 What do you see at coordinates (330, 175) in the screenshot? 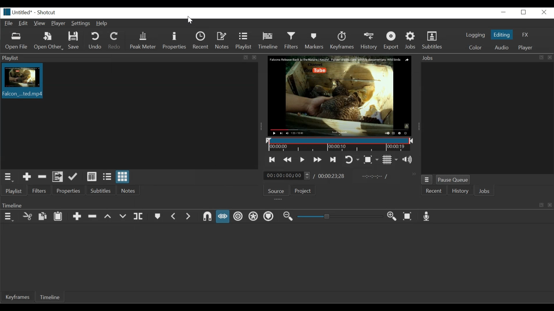
I see `/00:00:23:28(Total Duration)` at bounding box center [330, 175].